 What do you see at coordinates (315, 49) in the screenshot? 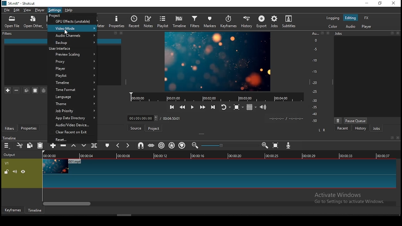
I see `-5` at bounding box center [315, 49].